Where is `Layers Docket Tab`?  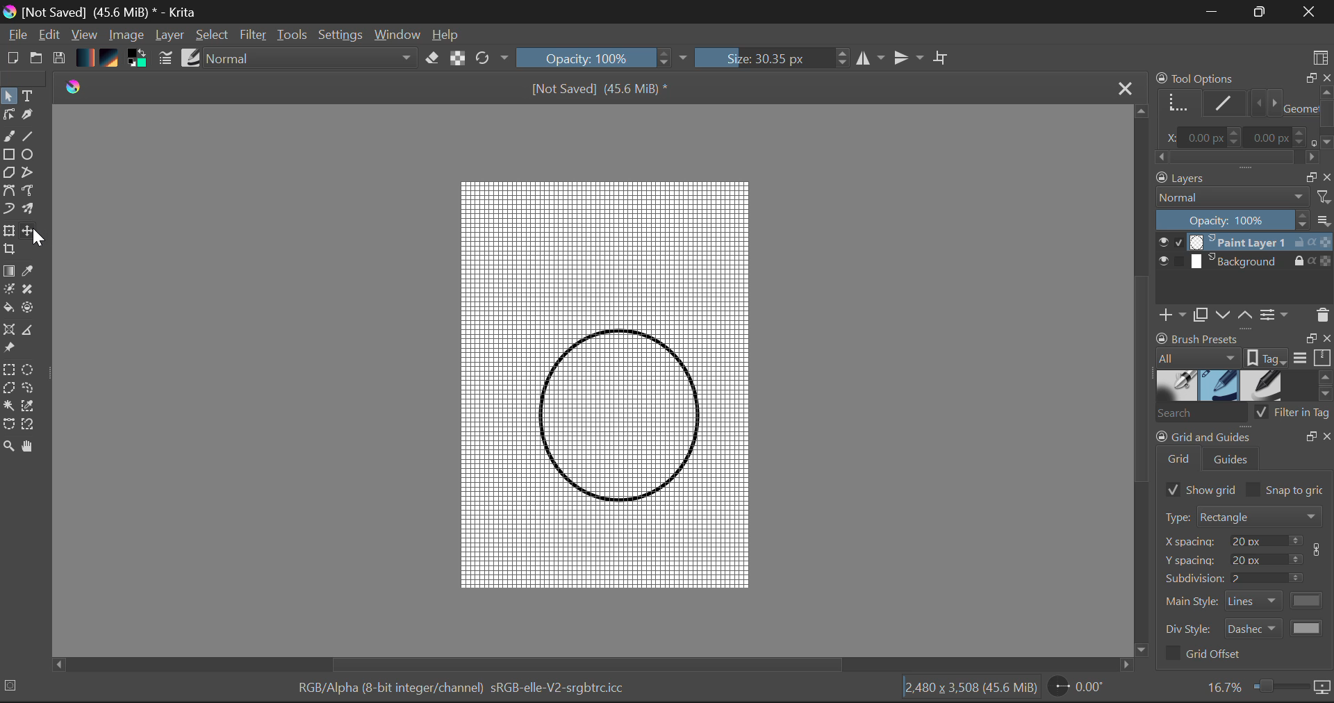 Layers Docket Tab is located at coordinates (1243, 176).